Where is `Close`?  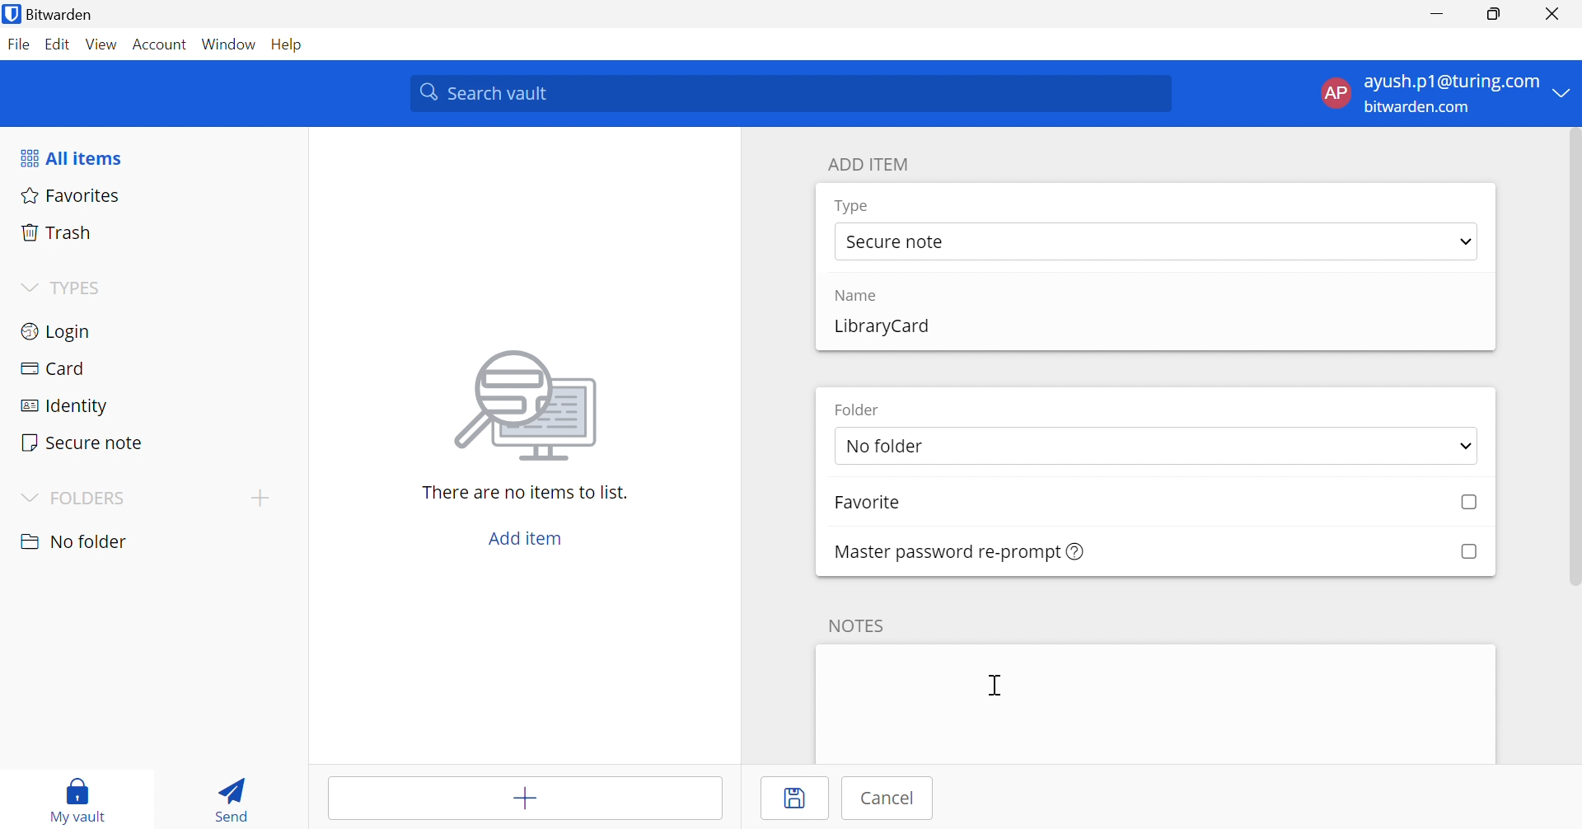
Close is located at coordinates (1552, 12).